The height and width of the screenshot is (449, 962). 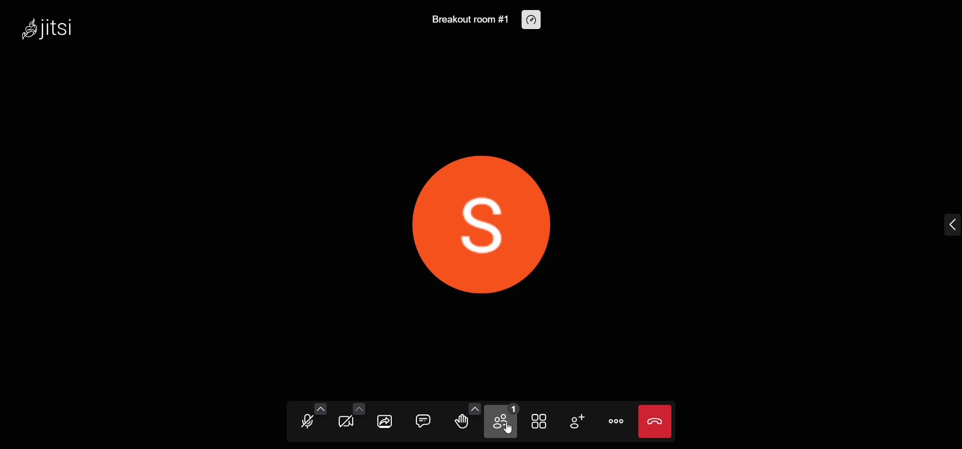 I want to click on expand, so click(x=950, y=224).